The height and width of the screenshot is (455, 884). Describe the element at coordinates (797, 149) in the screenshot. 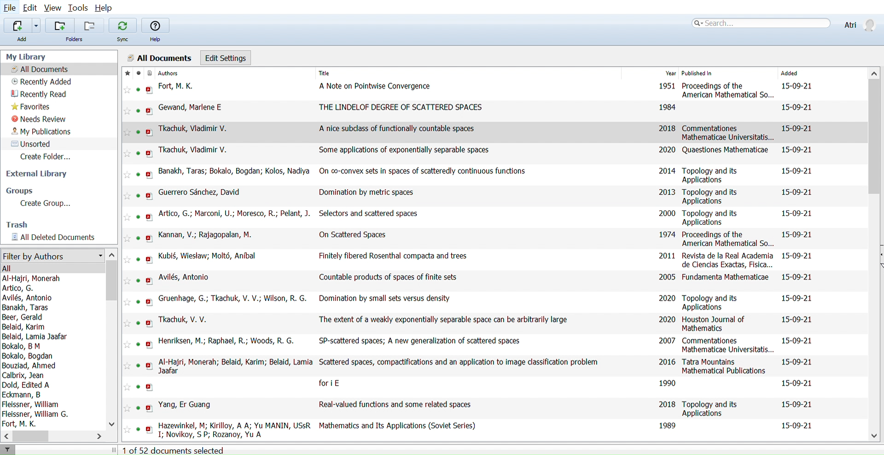

I see `15-09-21` at that location.